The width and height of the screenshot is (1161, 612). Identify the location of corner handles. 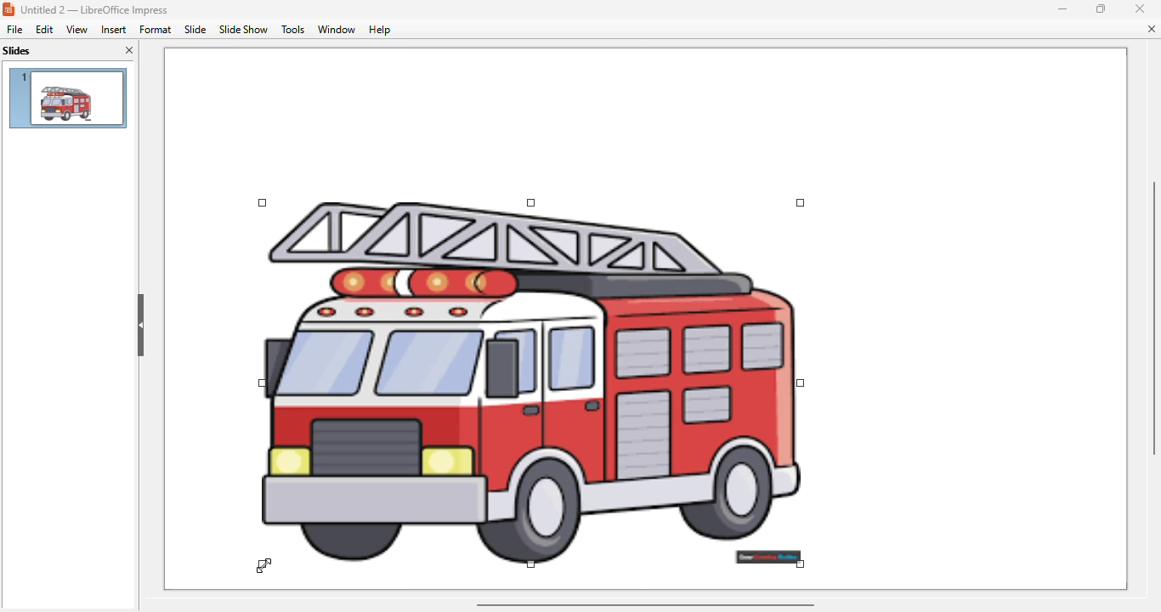
(800, 563).